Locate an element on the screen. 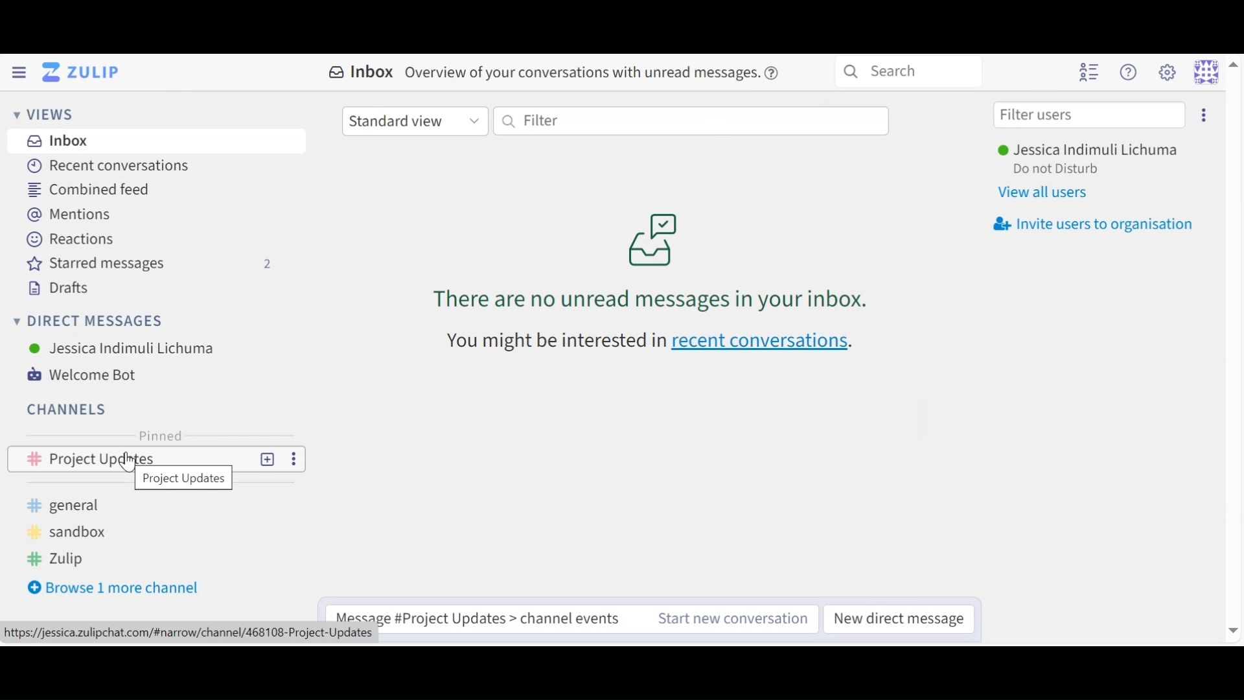  Combined Feed is located at coordinates (93, 189).